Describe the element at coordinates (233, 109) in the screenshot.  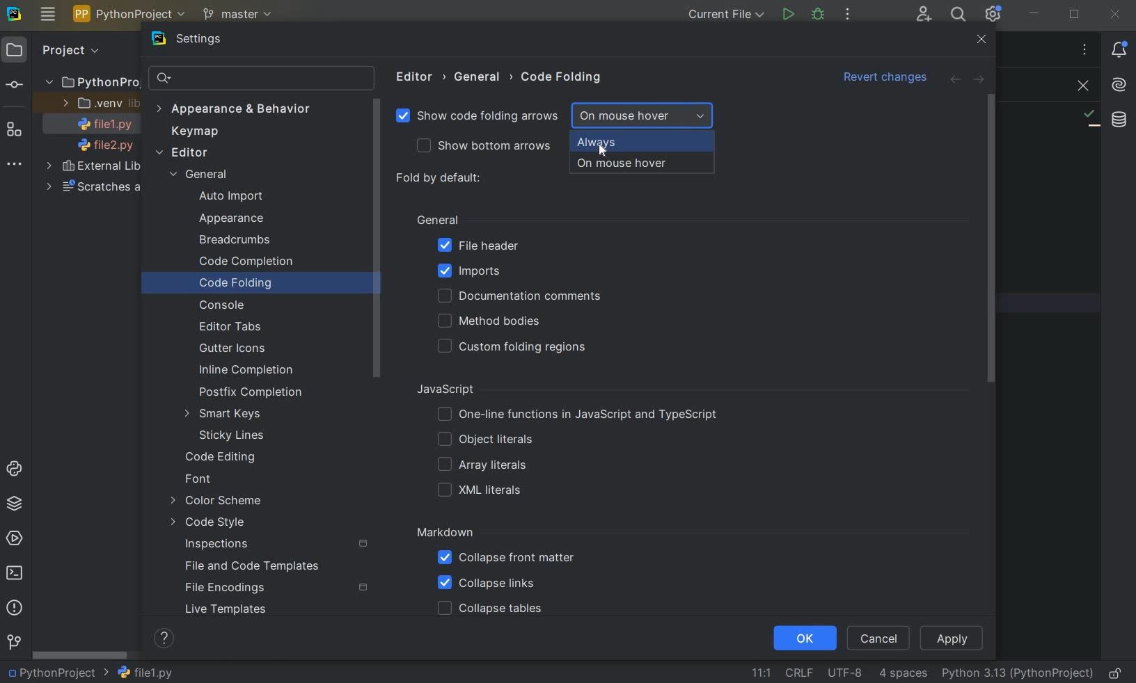
I see `APPEARANCE & BEHAVIOR` at that location.